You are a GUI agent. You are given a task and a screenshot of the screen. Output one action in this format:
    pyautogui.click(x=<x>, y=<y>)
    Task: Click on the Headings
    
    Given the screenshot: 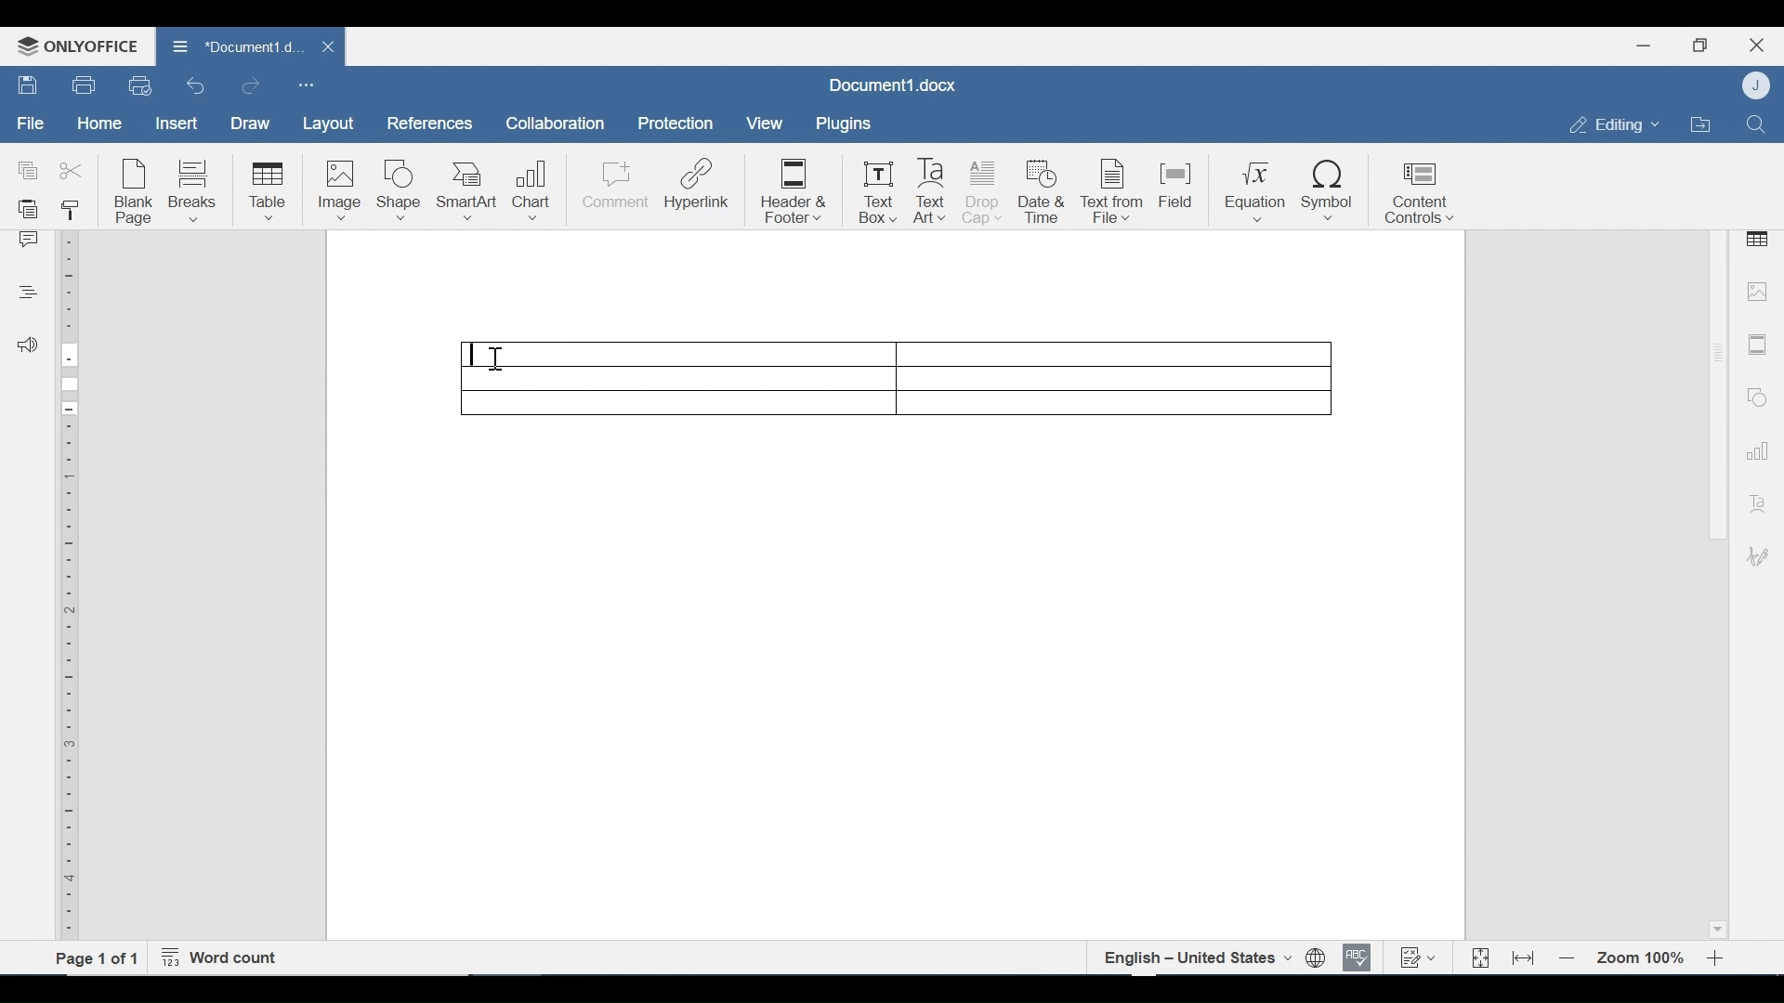 What is the action you would take?
    pyautogui.click(x=27, y=290)
    